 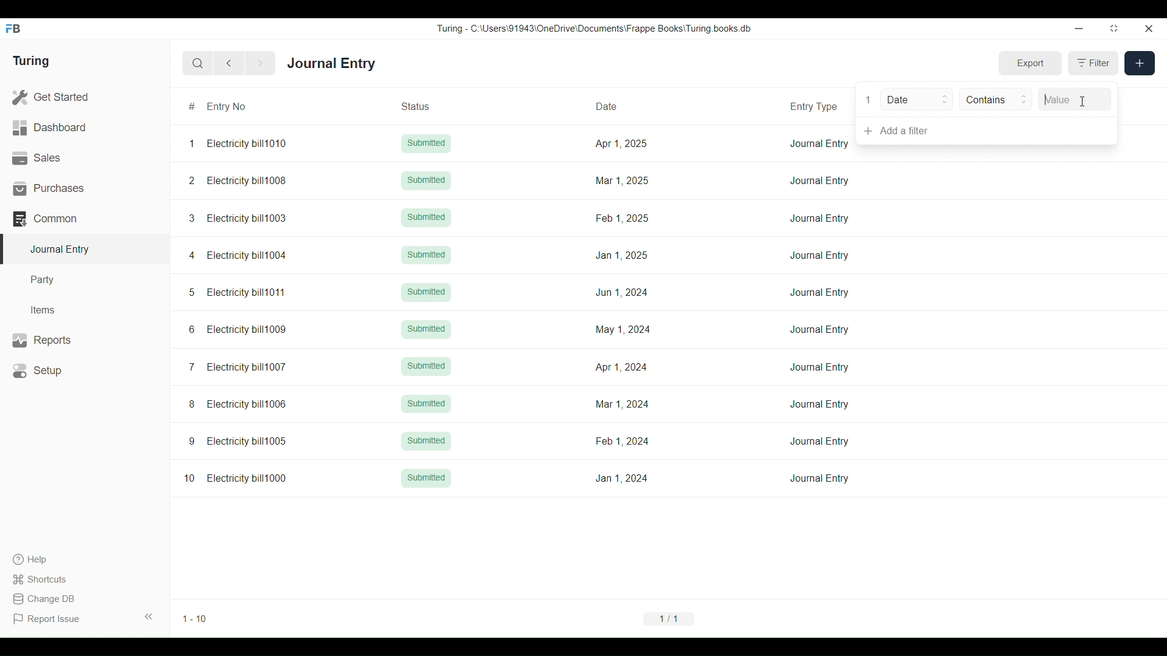 What do you see at coordinates (1140, 63) in the screenshot?
I see `New entry` at bounding box center [1140, 63].